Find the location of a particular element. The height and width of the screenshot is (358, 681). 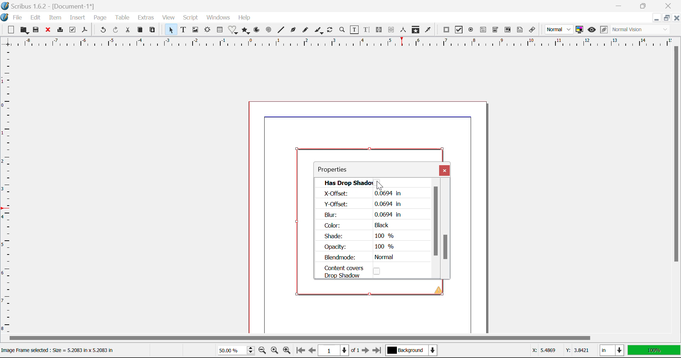

Edit in preview mode is located at coordinates (604, 31).